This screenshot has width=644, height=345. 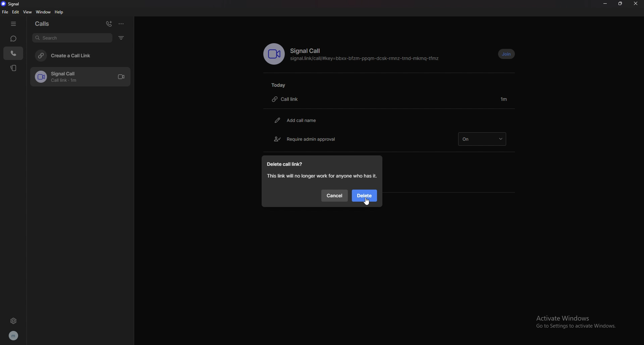 What do you see at coordinates (17, 4) in the screenshot?
I see `signal` at bounding box center [17, 4].